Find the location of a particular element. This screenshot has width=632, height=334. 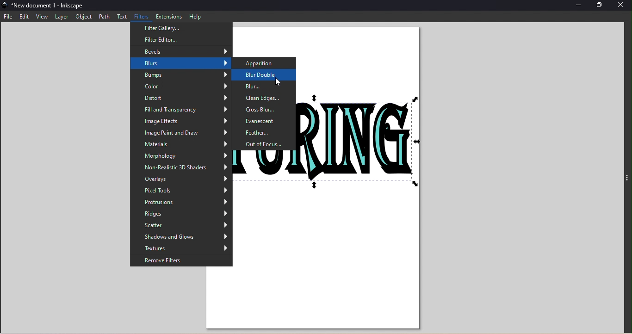

Pixel tools is located at coordinates (181, 191).